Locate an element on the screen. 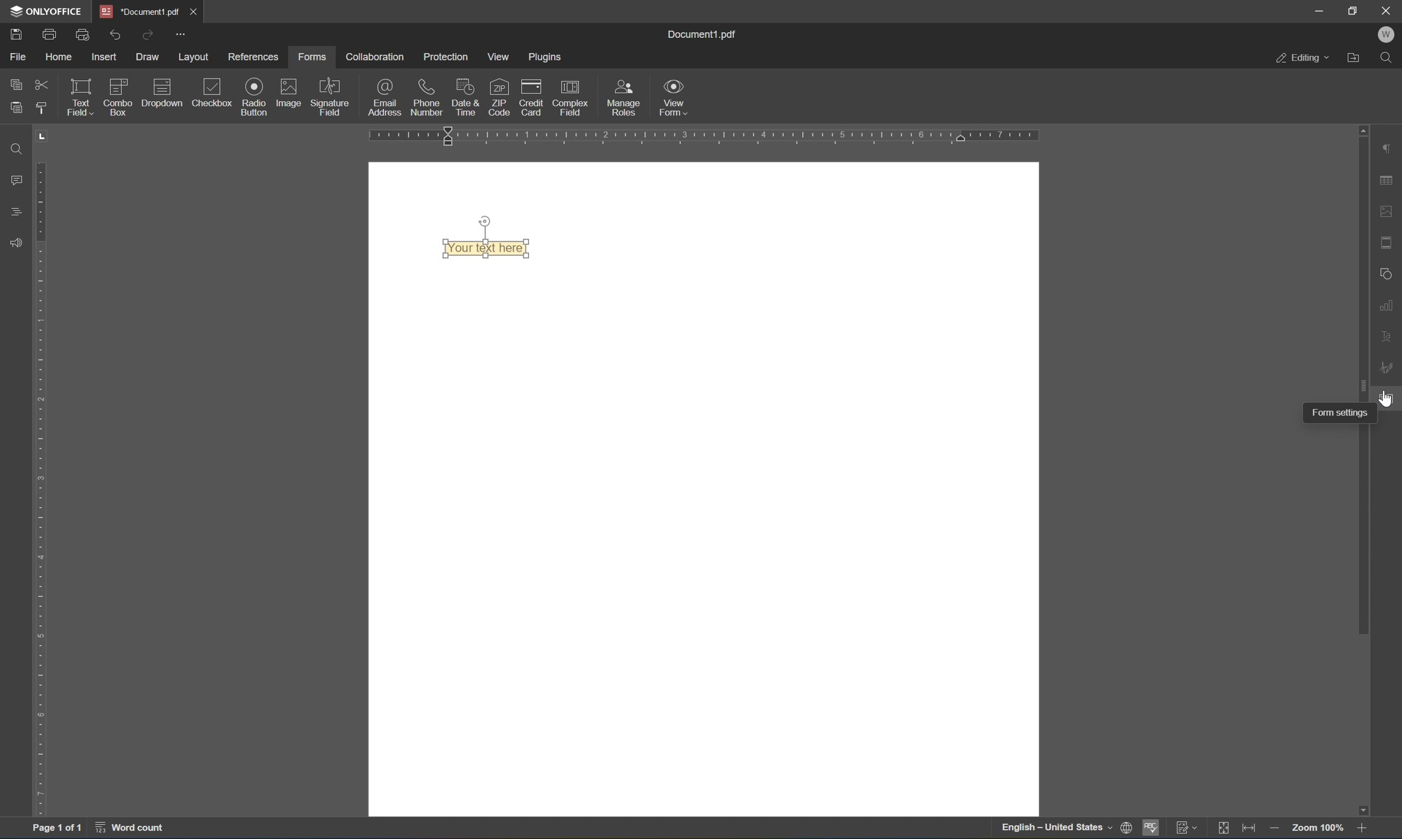  complex field is located at coordinates (569, 98).